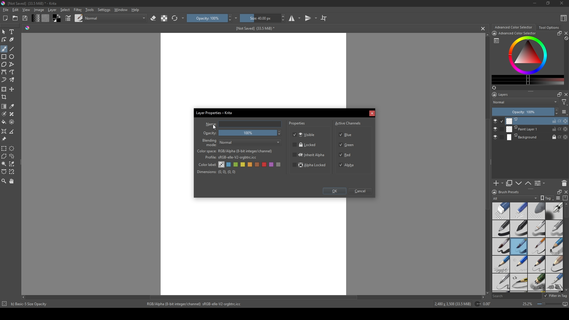  Describe the element at coordinates (4, 114) in the screenshot. I see `colorize mask` at that location.